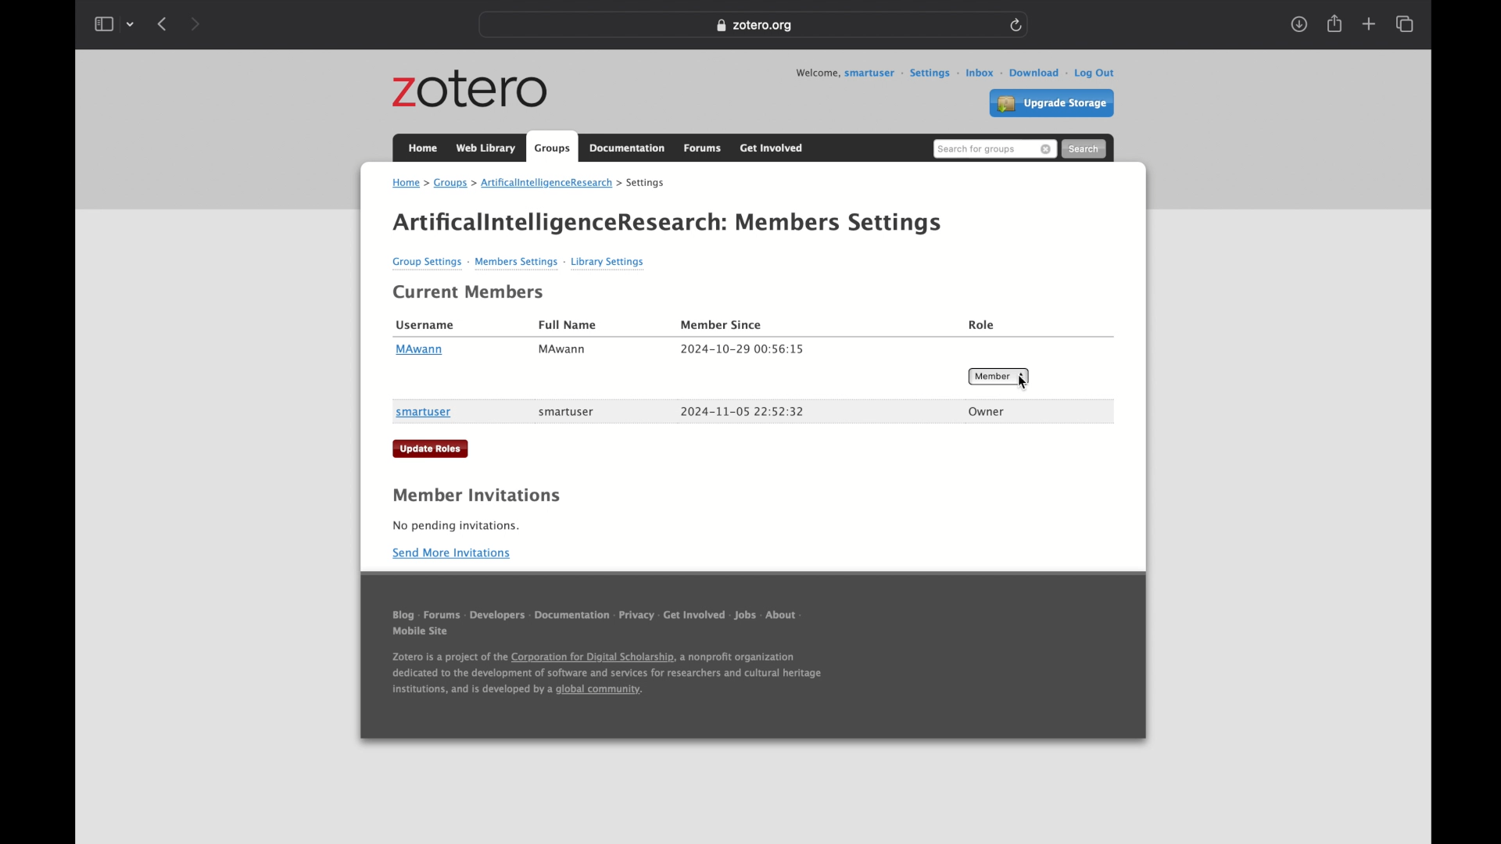 The height and width of the screenshot is (844, 1501). I want to click on cursor, so click(1021, 384).